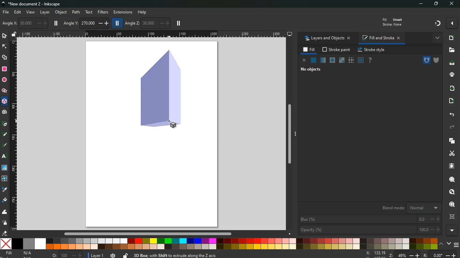 This screenshot has width=460, height=258. Describe the element at coordinates (369, 229) in the screenshot. I see `opacity` at that location.